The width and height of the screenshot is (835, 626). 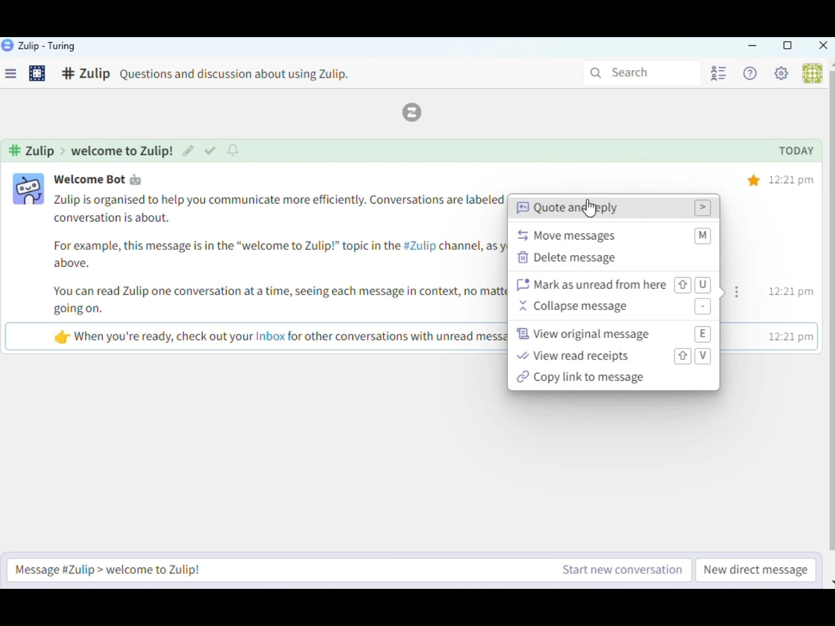 What do you see at coordinates (612, 285) in the screenshot?
I see `Mark as unread from here` at bounding box center [612, 285].